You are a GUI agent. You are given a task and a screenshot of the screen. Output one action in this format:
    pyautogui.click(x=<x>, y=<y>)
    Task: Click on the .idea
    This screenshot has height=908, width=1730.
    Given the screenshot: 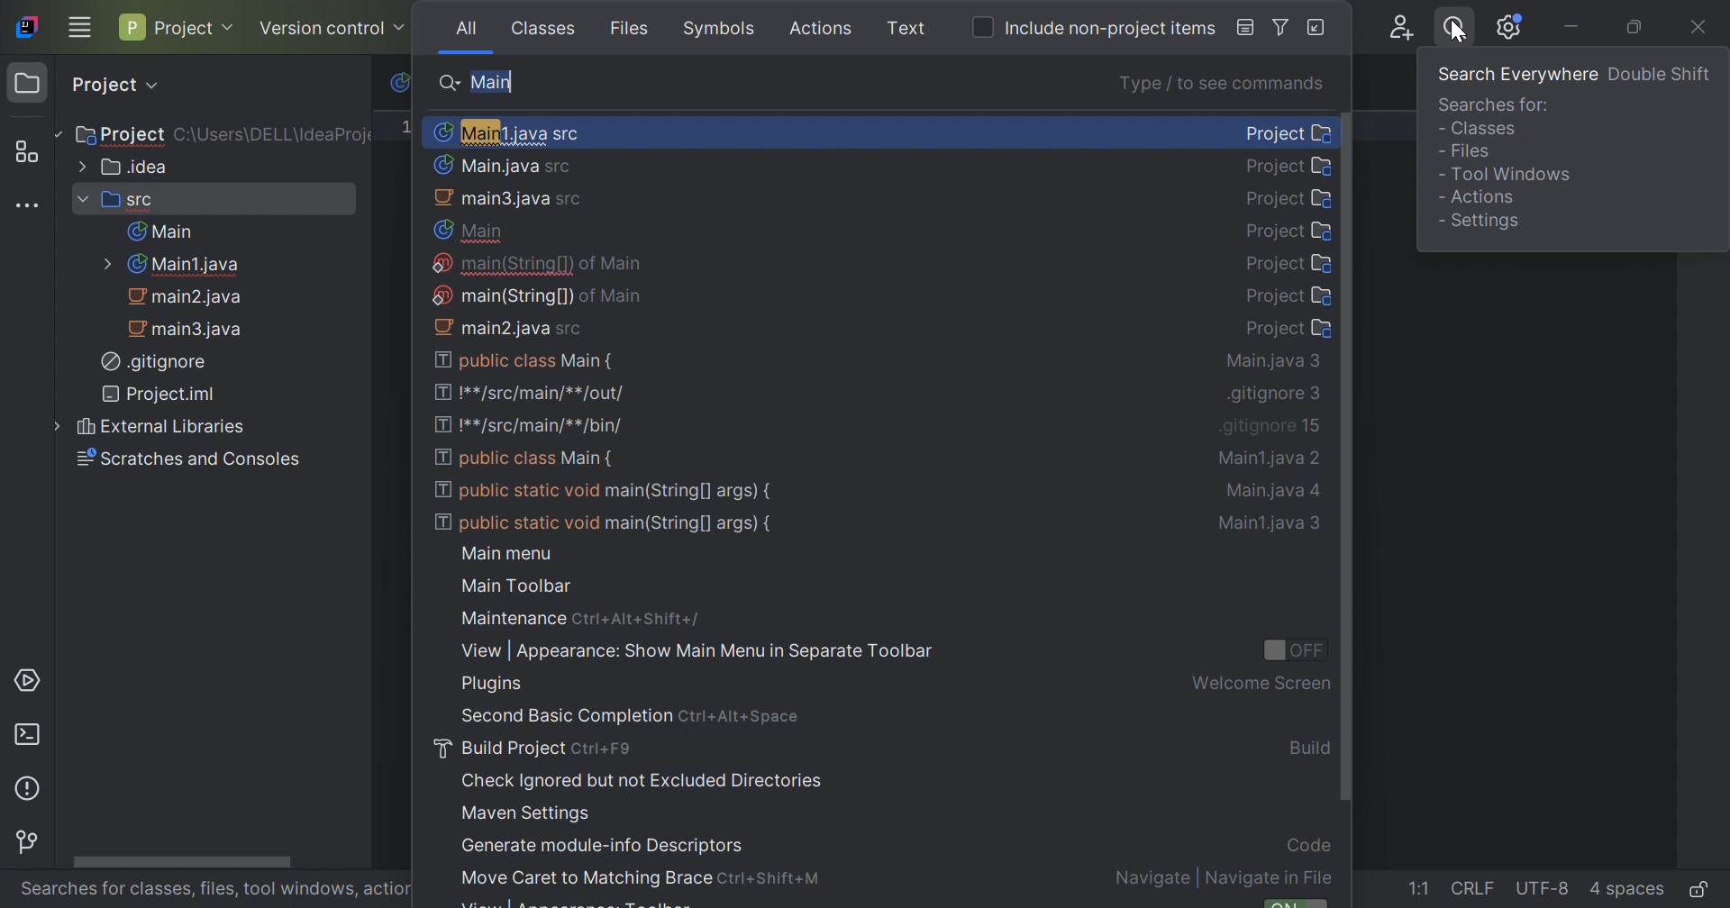 What is the action you would take?
    pyautogui.click(x=123, y=166)
    